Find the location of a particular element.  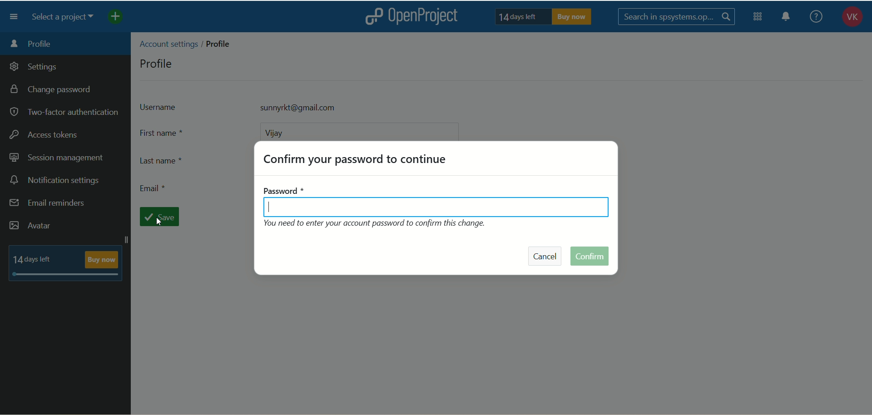

change password is located at coordinates (54, 90).